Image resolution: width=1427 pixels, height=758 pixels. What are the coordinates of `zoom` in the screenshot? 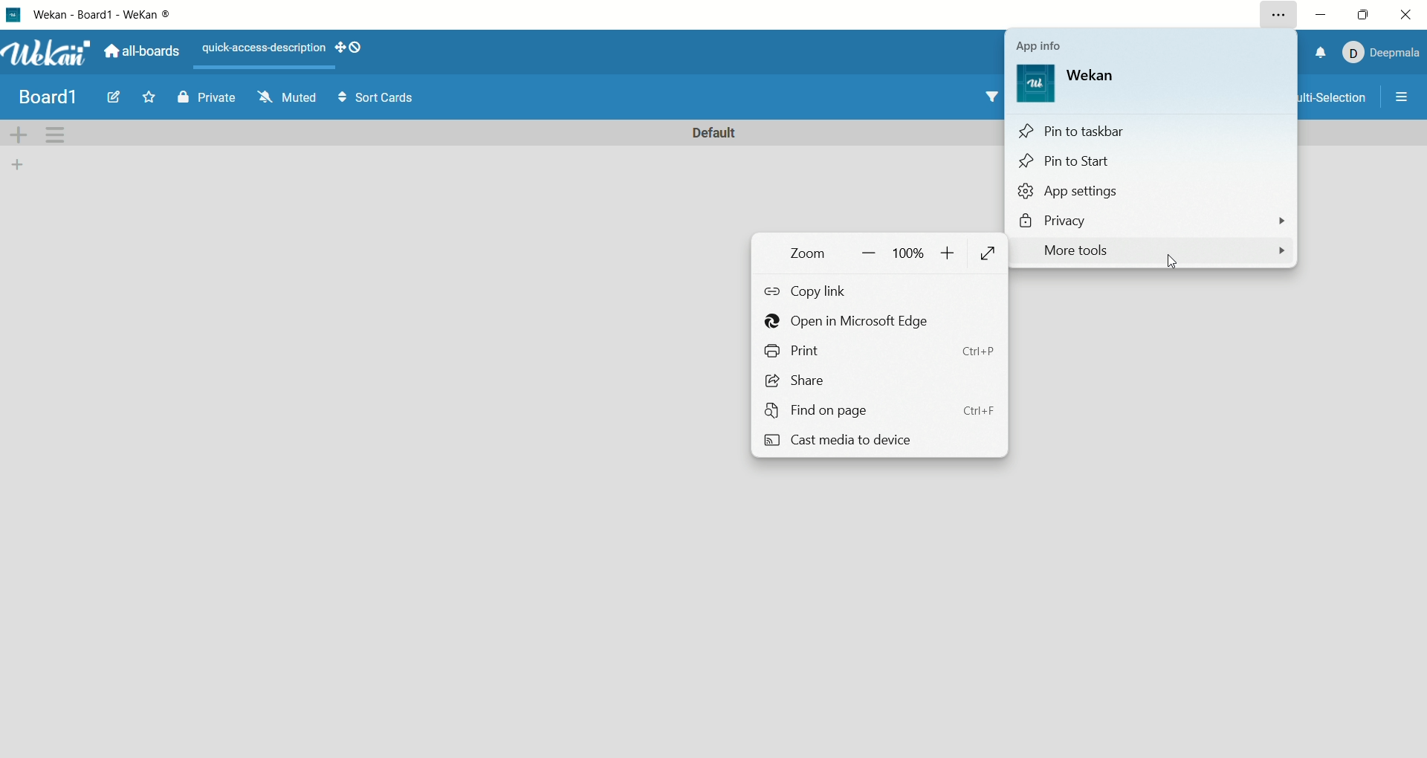 It's located at (868, 253).